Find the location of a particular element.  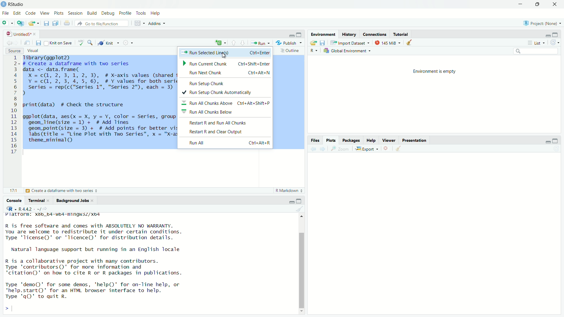

Scrollbar  is located at coordinates (302, 266).